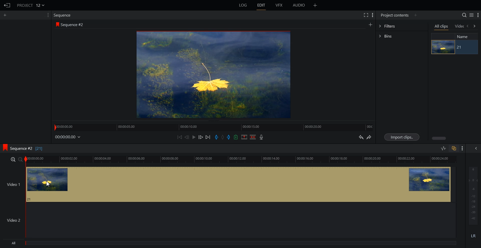 This screenshot has height=248, width=481. Describe the element at coordinates (68, 137) in the screenshot. I see `File Time` at that location.